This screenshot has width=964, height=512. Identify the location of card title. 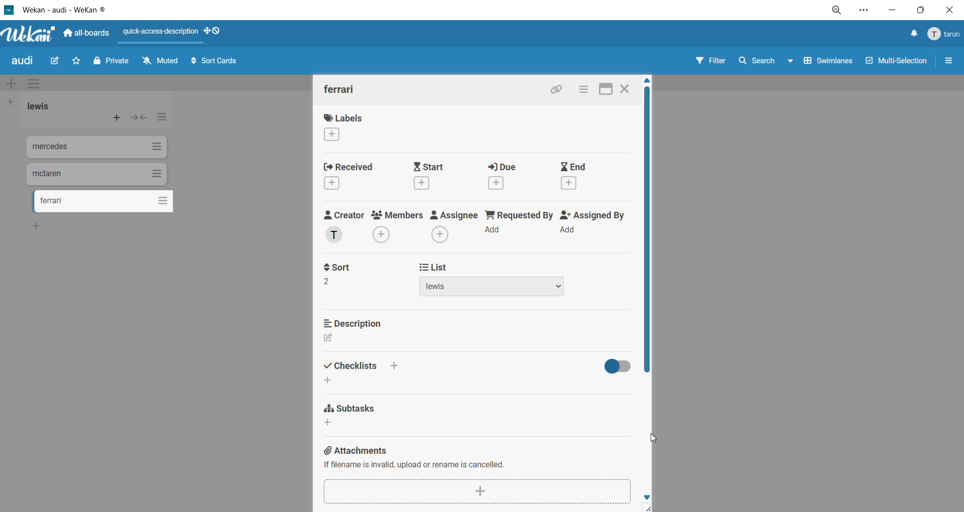
(340, 89).